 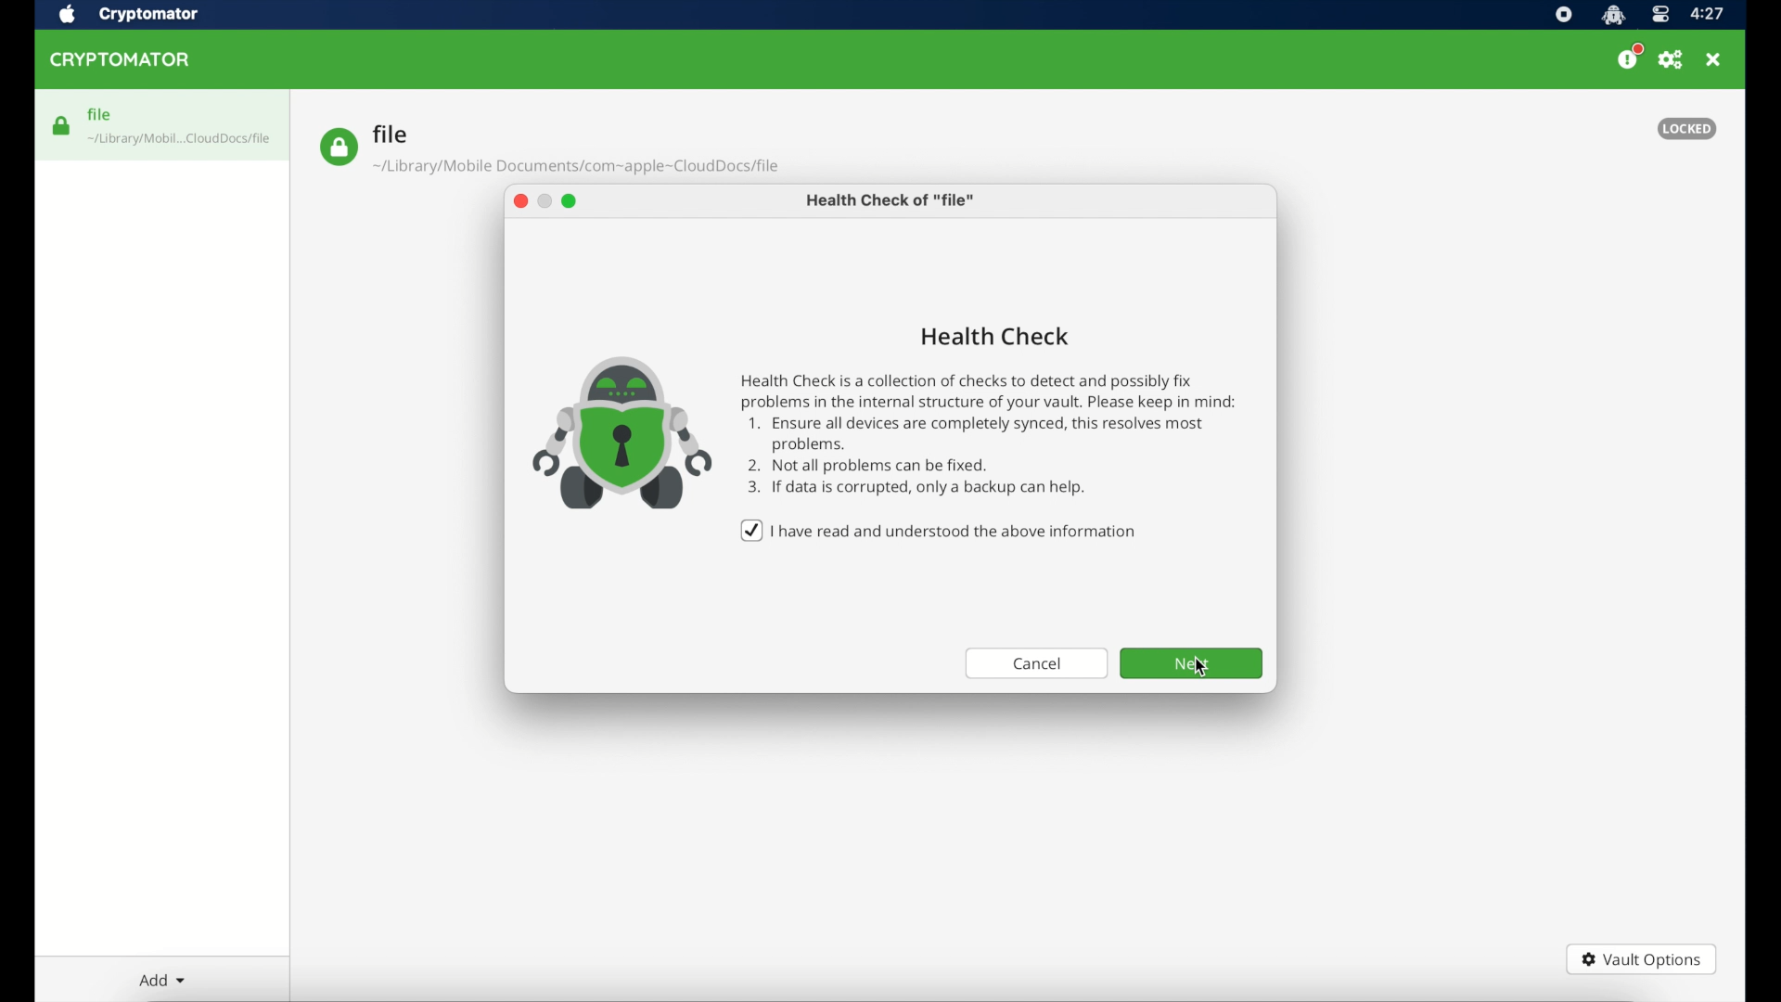 What do you see at coordinates (1191, 663) in the screenshot?
I see `next` at bounding box center [1191, 663].